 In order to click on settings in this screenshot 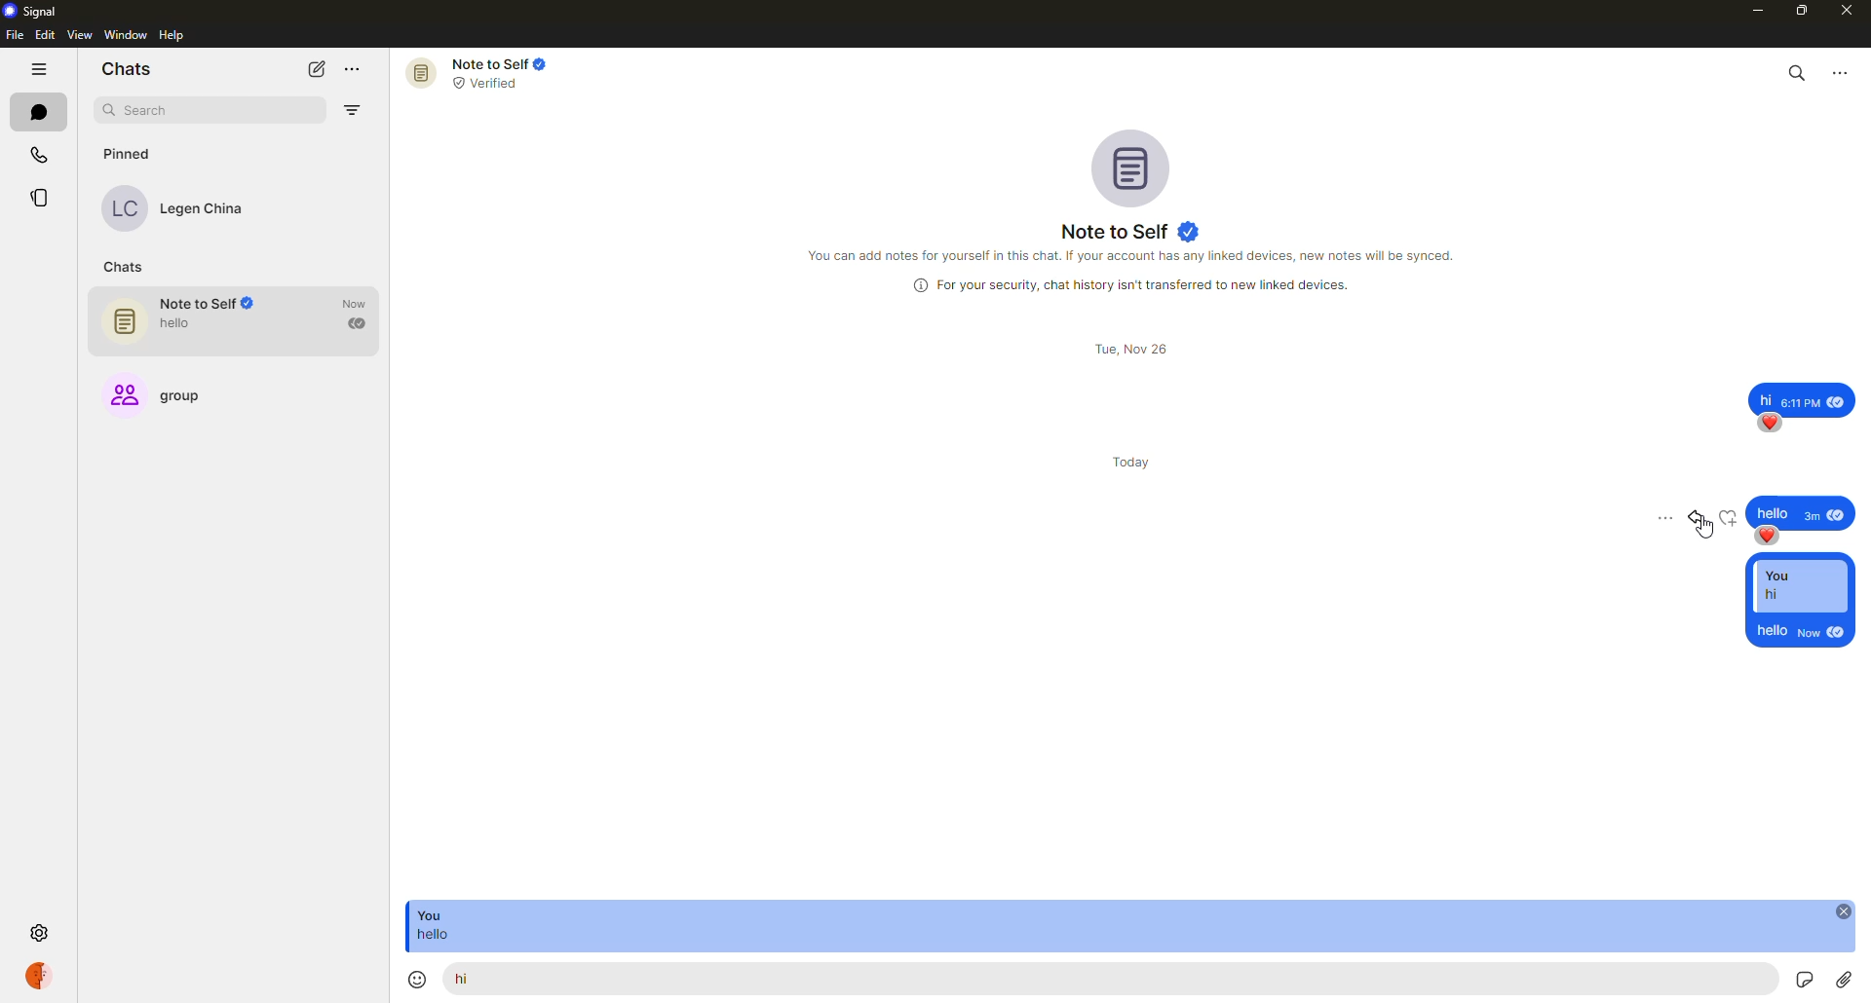, I will do `click(41, 930)`.